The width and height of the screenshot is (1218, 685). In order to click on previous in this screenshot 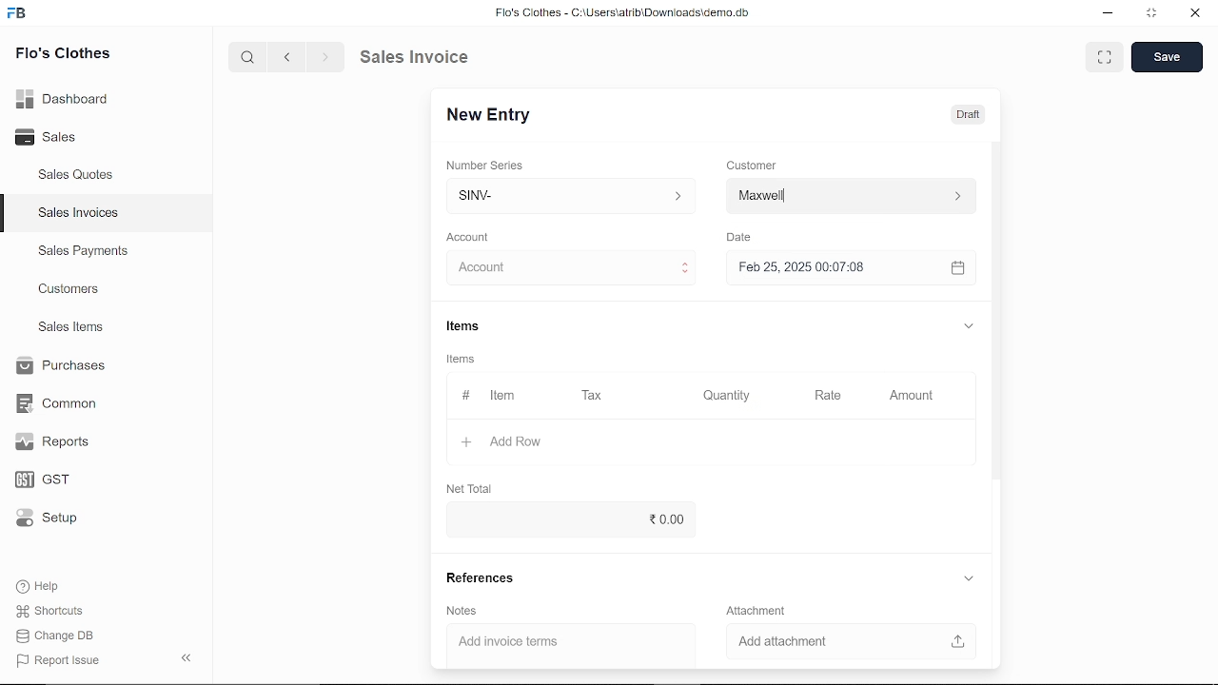, I will do `click(288, 57)`.